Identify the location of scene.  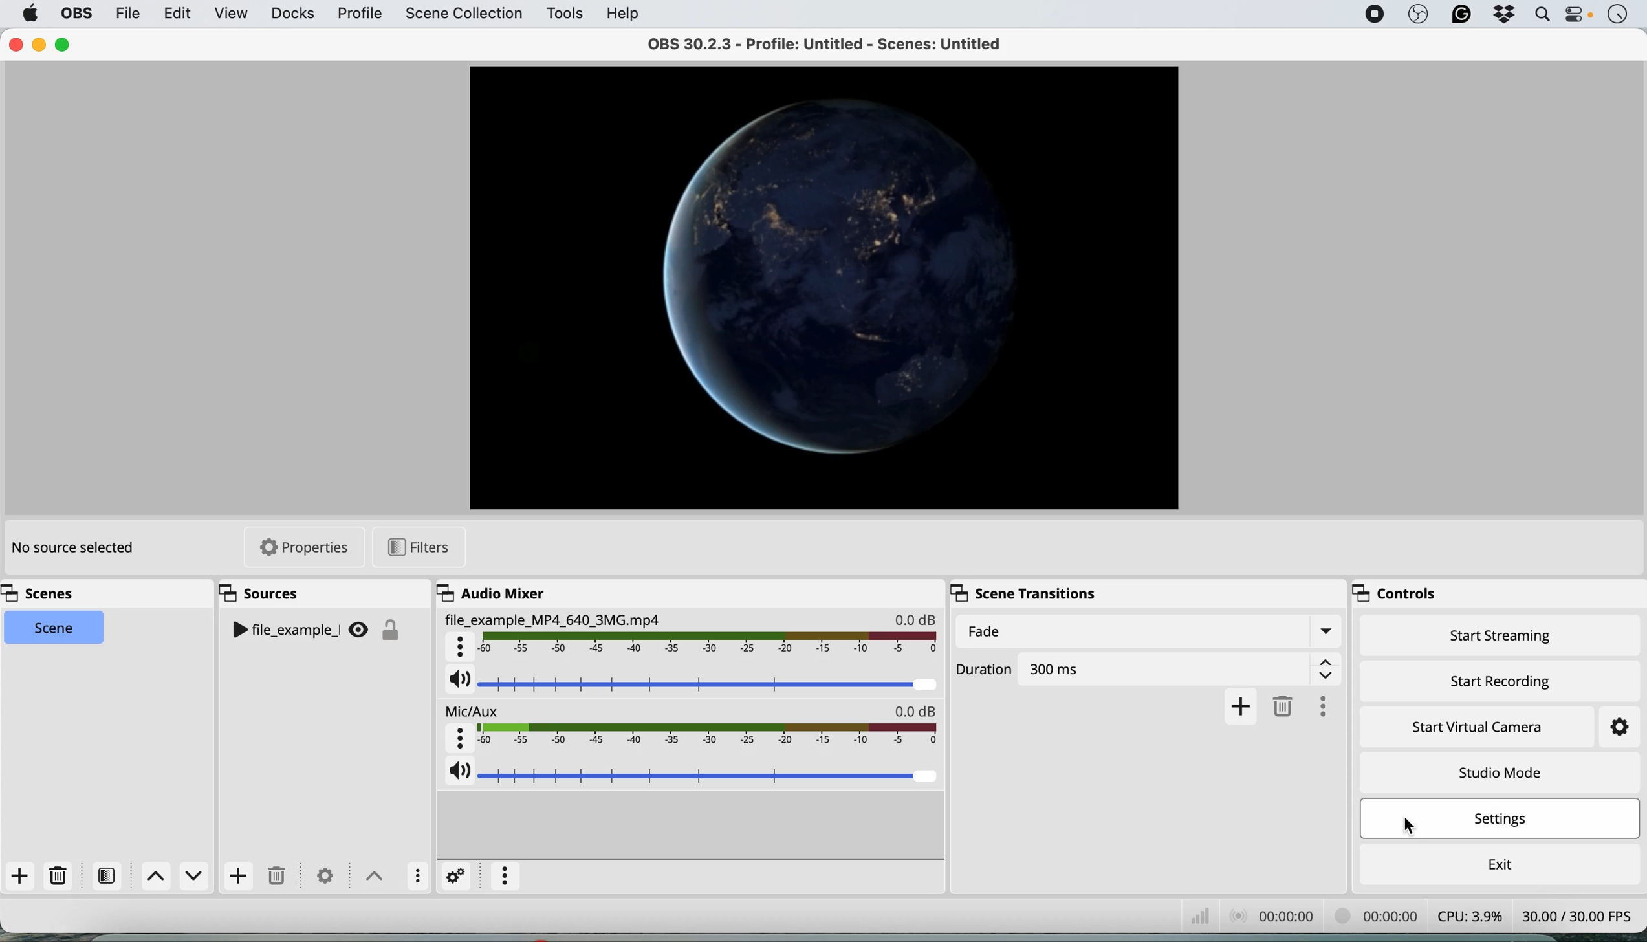
(55, 628).